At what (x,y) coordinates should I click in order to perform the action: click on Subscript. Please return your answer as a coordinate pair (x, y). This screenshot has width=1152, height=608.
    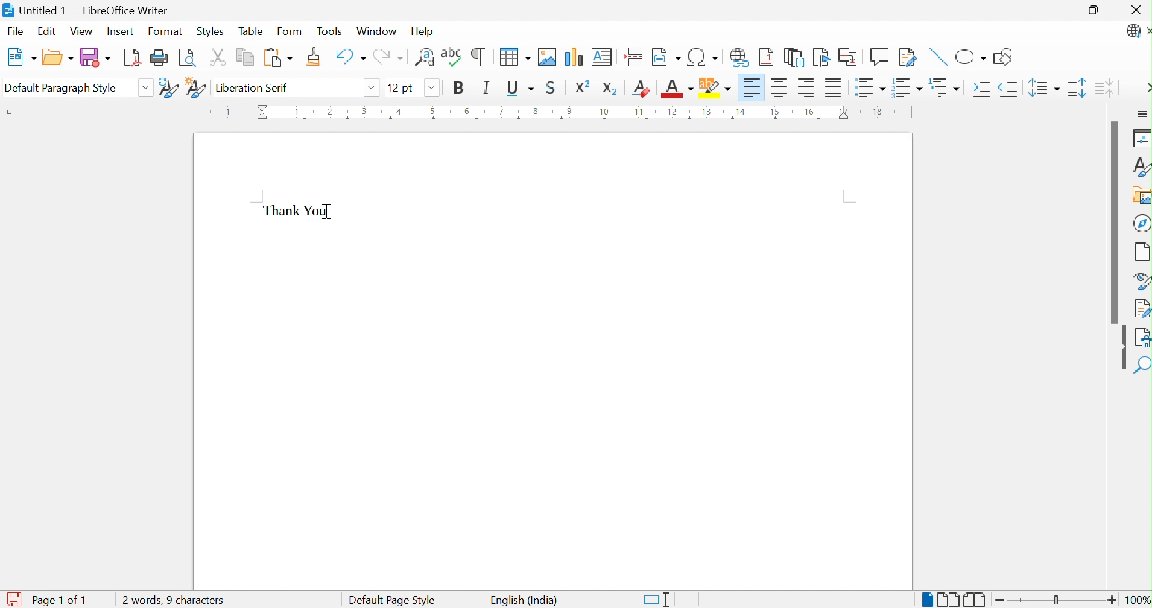
    Looking at the image, I should click on (610, 88).